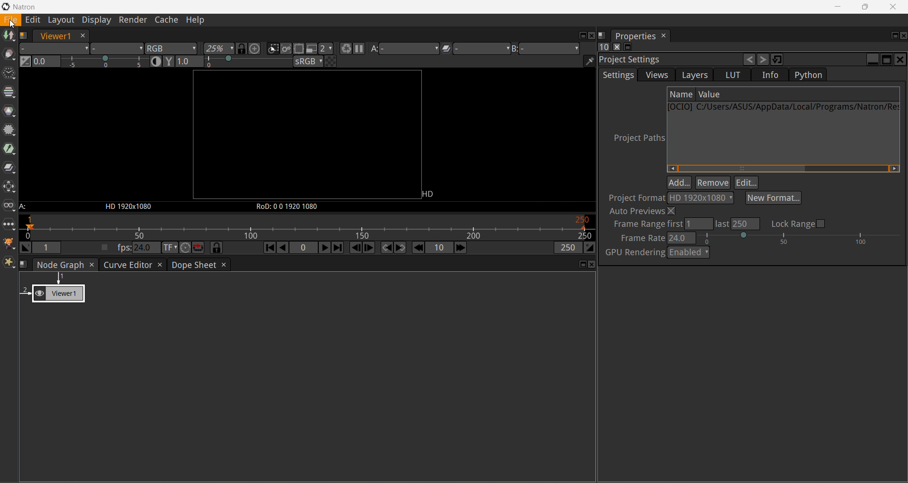 Image resolution: width=908 pixels, height=483 pixels. I want to click on If checked, the viewer draws a checkerboard under Input A instead of black, so click(332, 62).